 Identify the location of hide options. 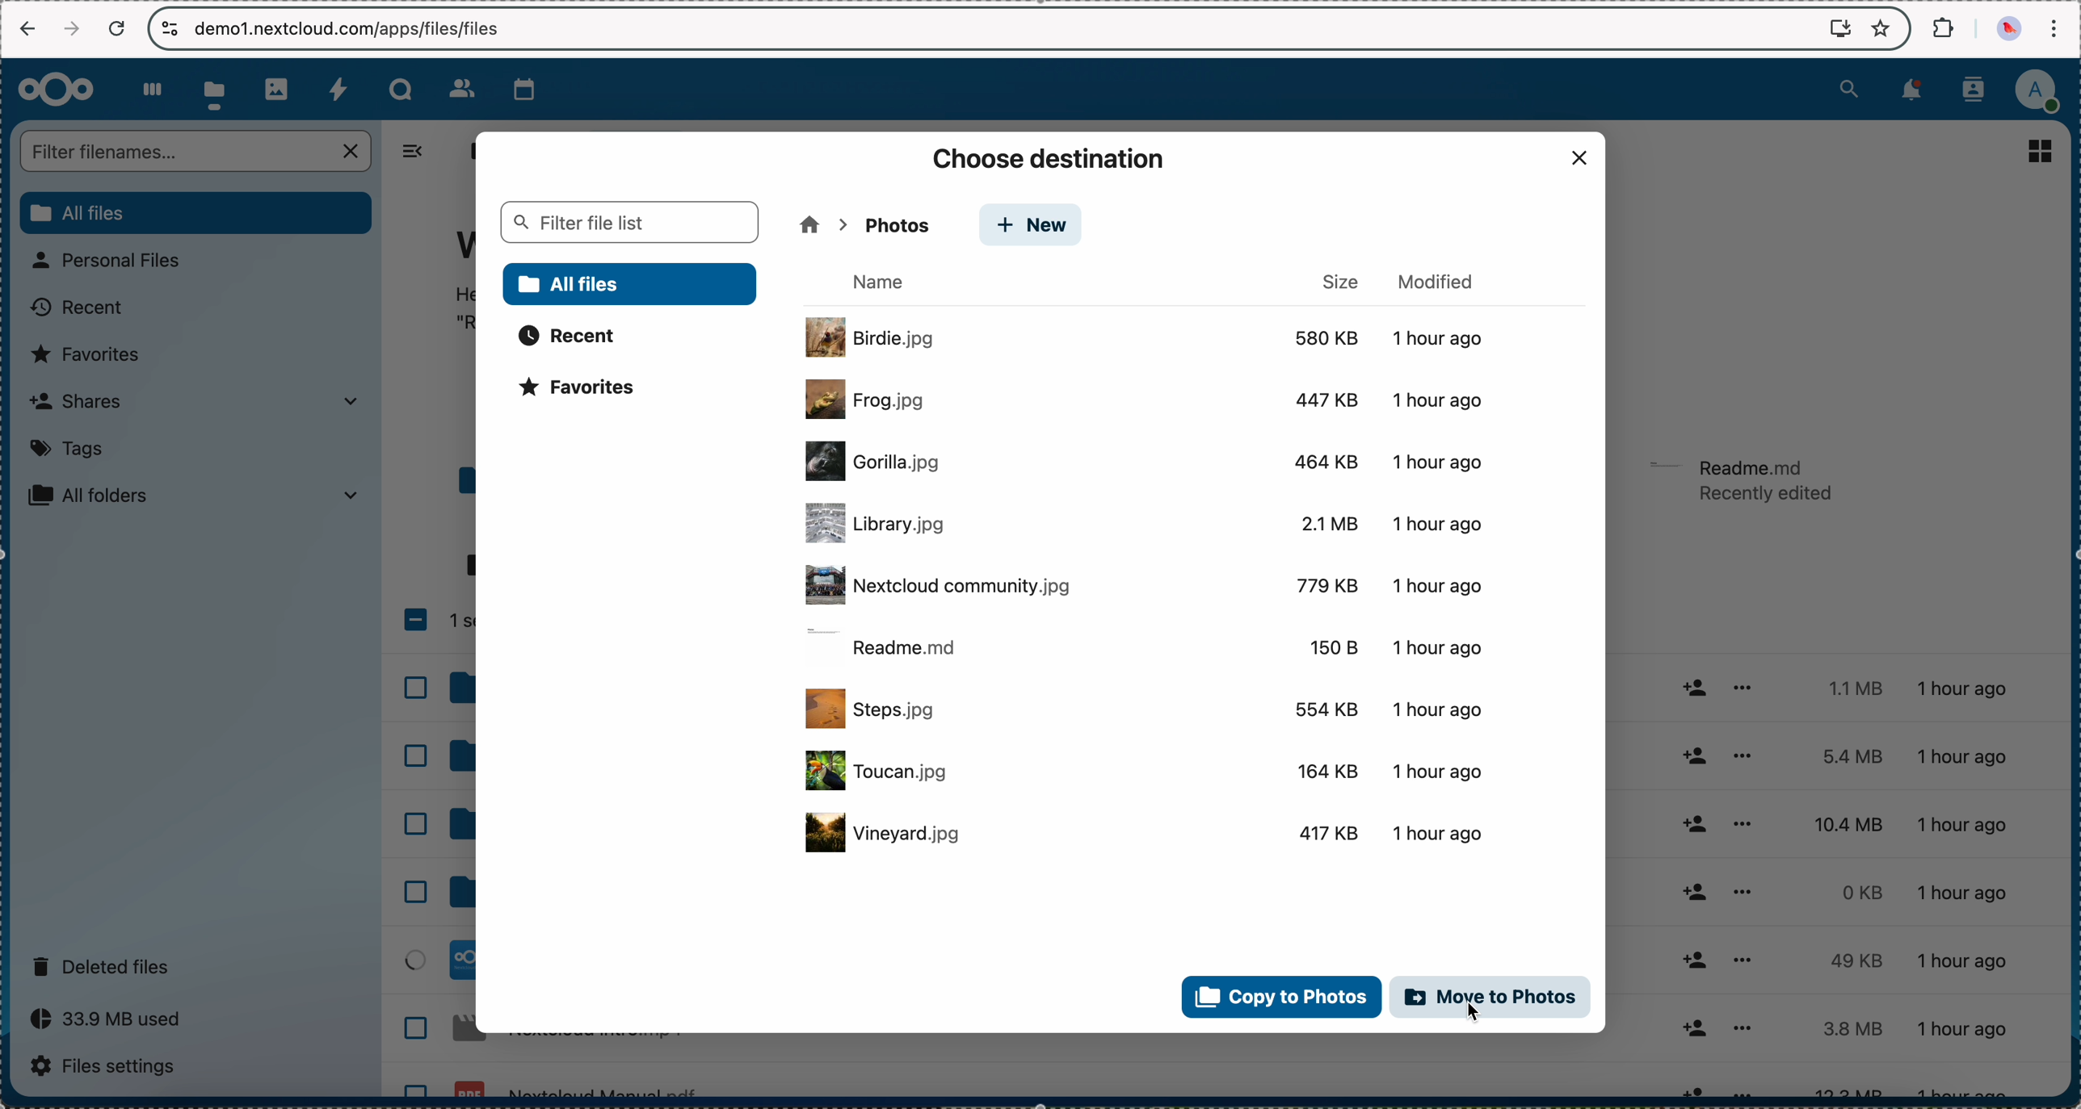
(420, 152).